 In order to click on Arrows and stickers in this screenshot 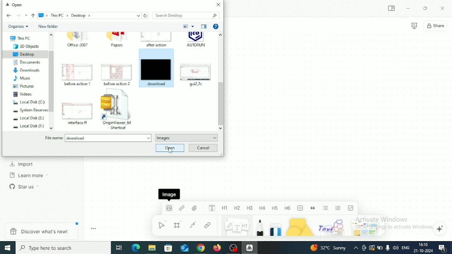, I will do `click(366, 227)`.